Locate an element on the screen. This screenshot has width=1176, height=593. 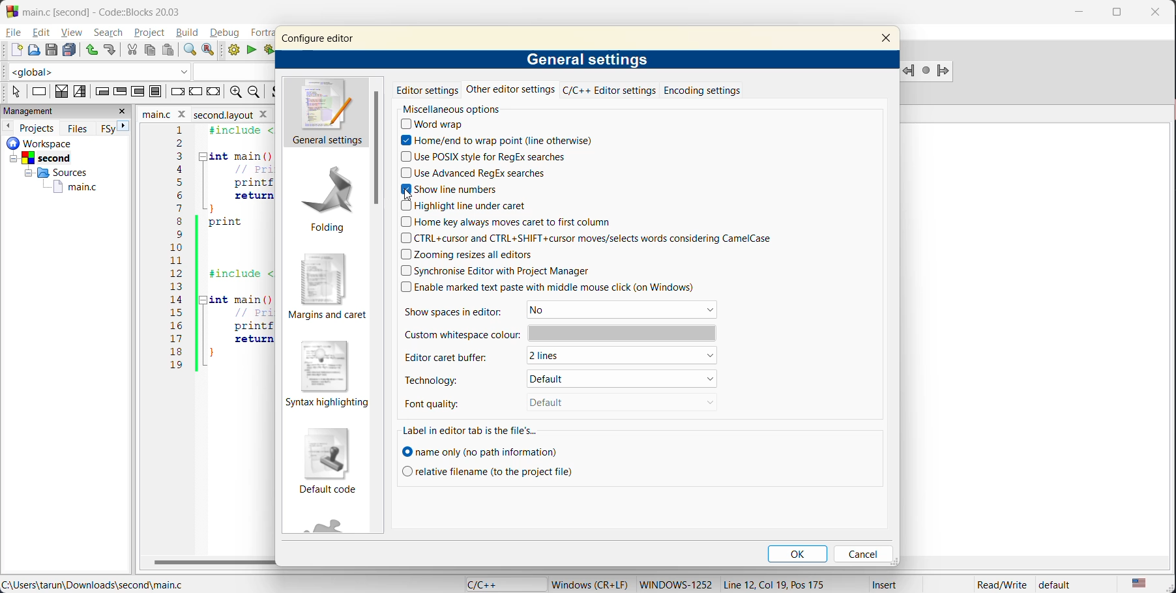
toggle source is located at coordinates (276, 92).